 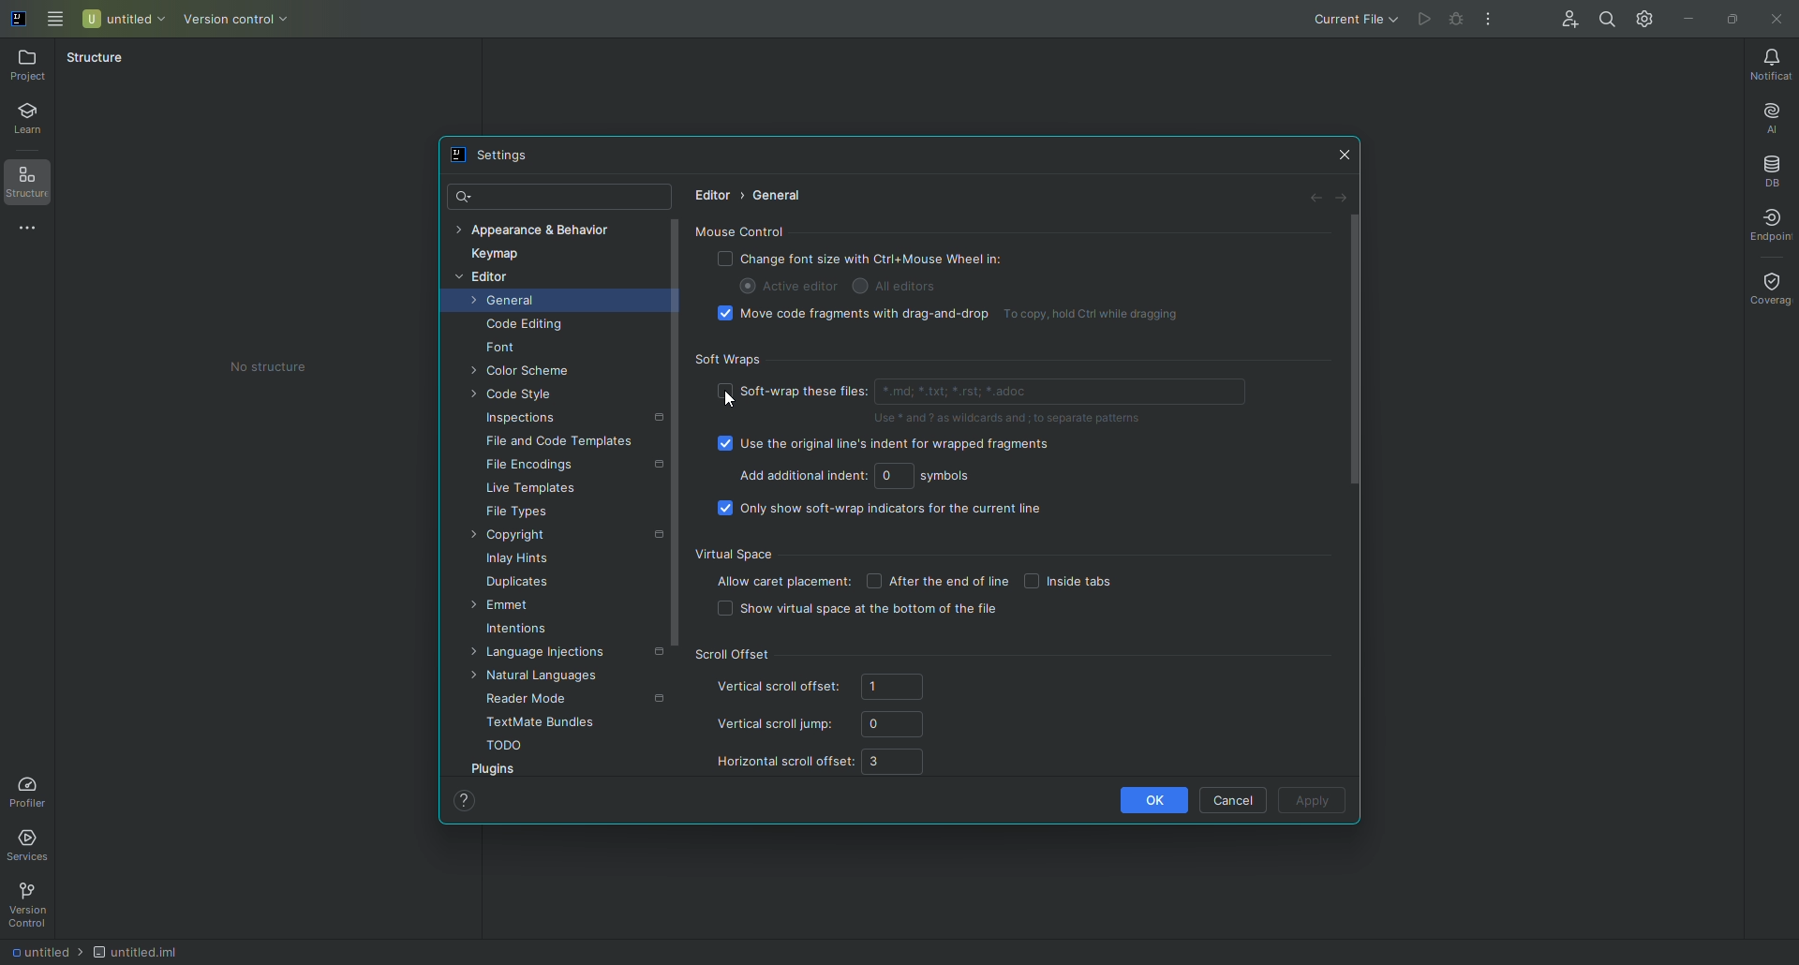 What do you see at coordinates (864, 259) in the screenshot?
I see `Change font size` at bounding box center [864, 259].